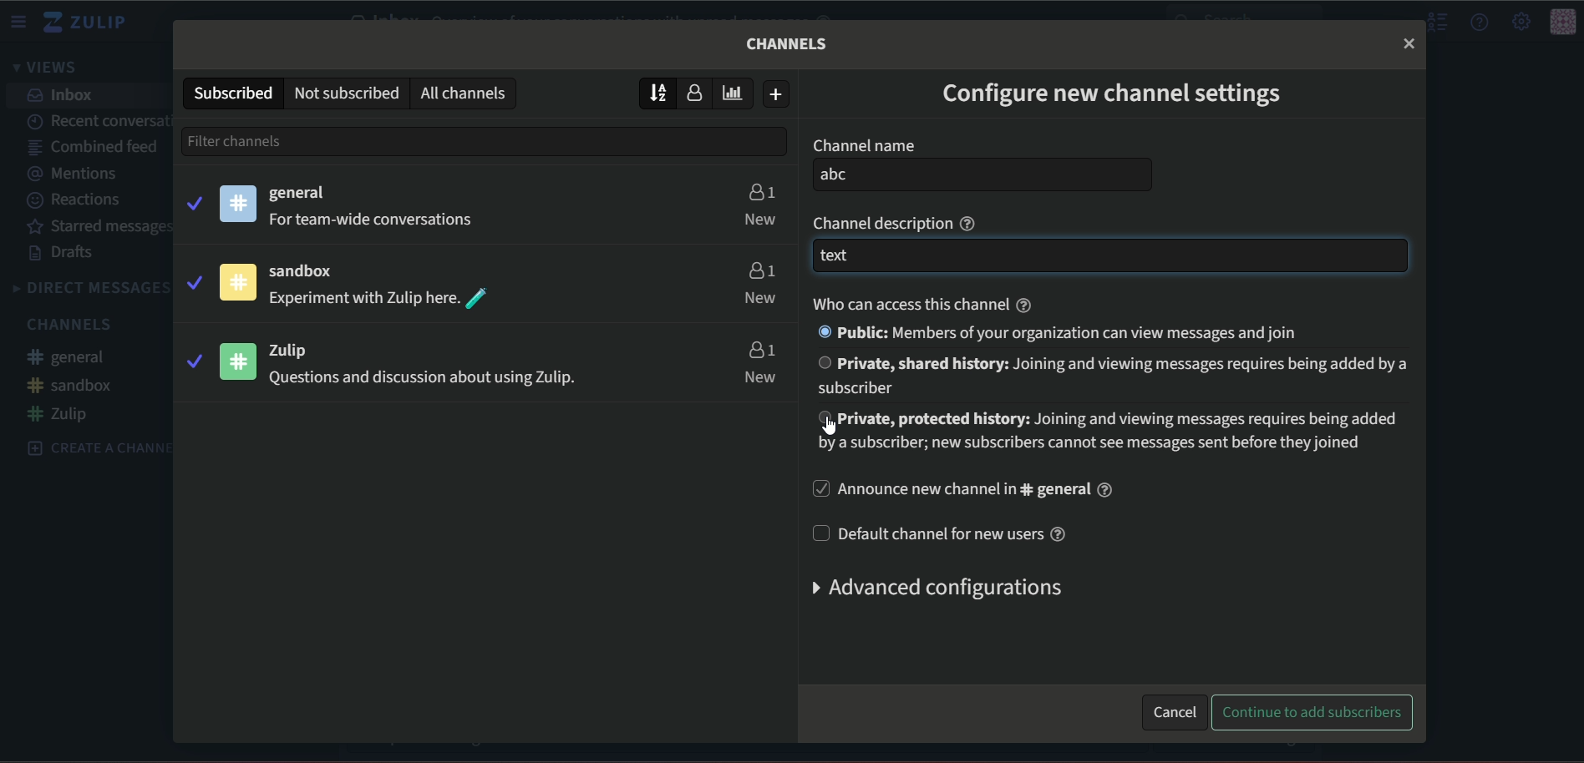 This screenshot has width=1584, height=763. I want to click on icon, so click(239, 203).